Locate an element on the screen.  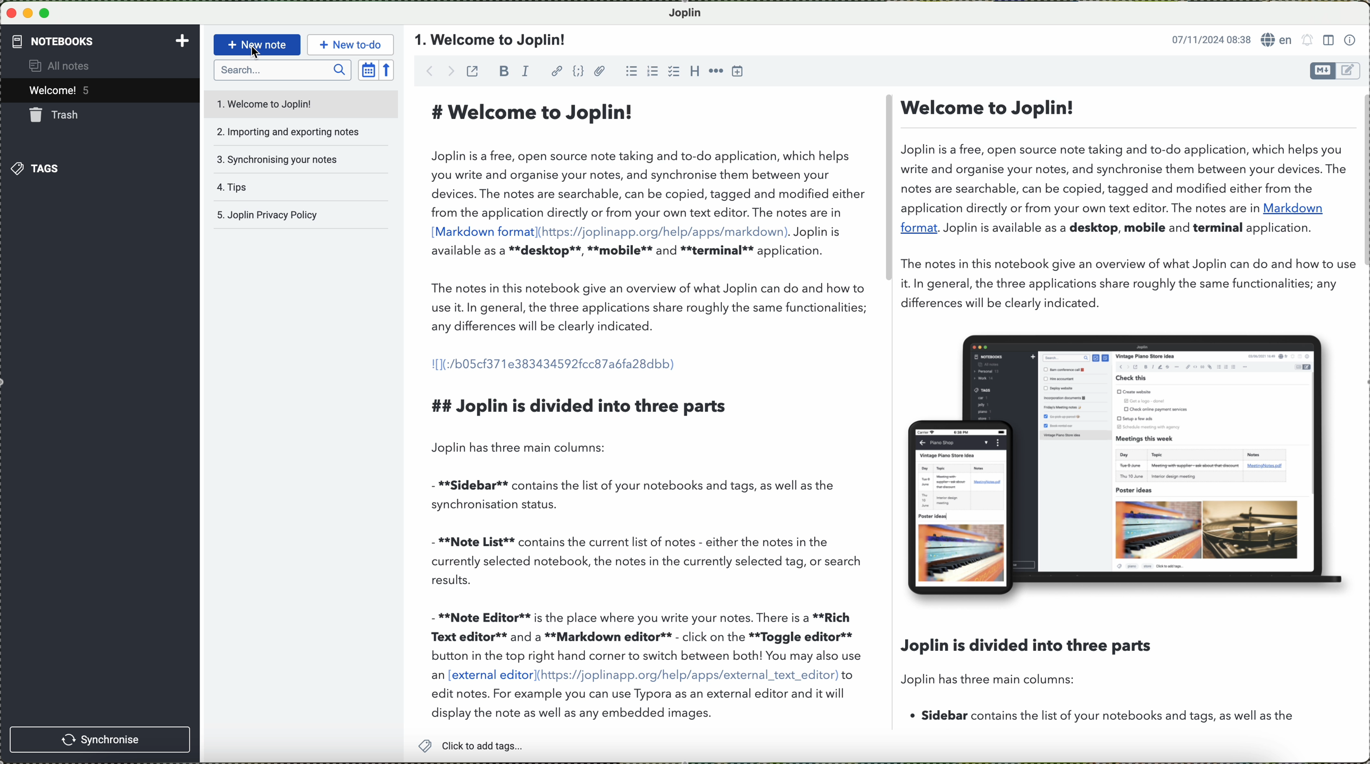
welcome 5 is located at coordinates (62, 92).